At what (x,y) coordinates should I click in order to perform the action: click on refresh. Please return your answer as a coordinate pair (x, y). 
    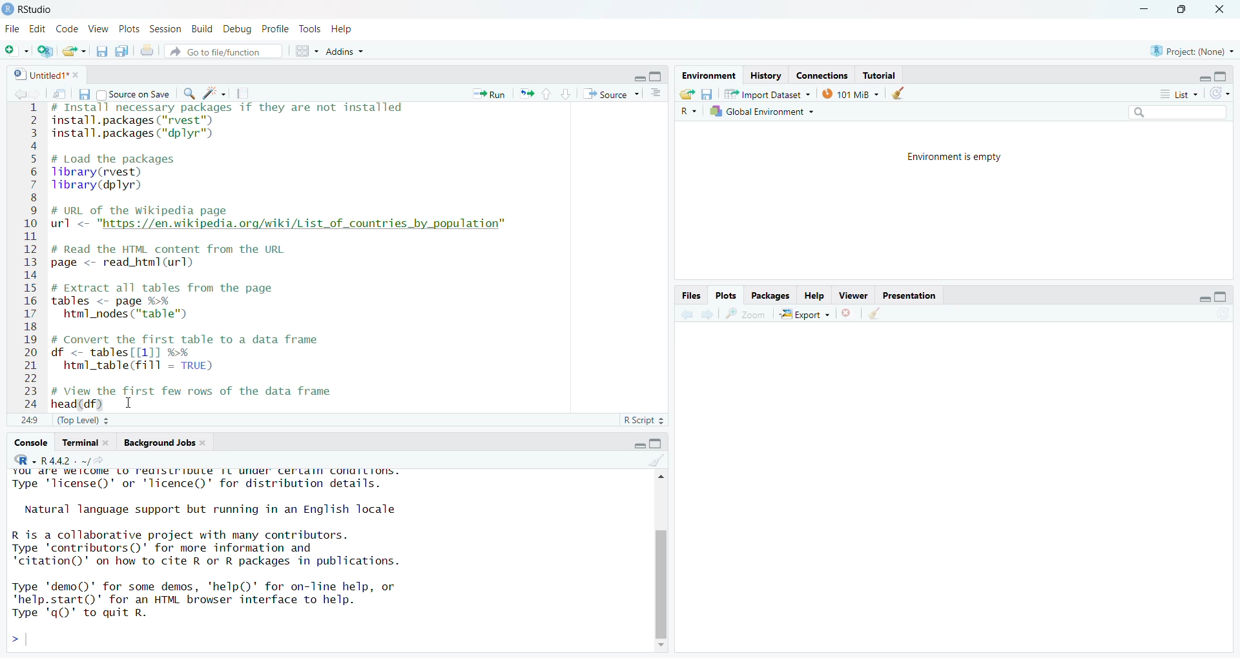
    Looking at the image, I should click on (1222, 313).